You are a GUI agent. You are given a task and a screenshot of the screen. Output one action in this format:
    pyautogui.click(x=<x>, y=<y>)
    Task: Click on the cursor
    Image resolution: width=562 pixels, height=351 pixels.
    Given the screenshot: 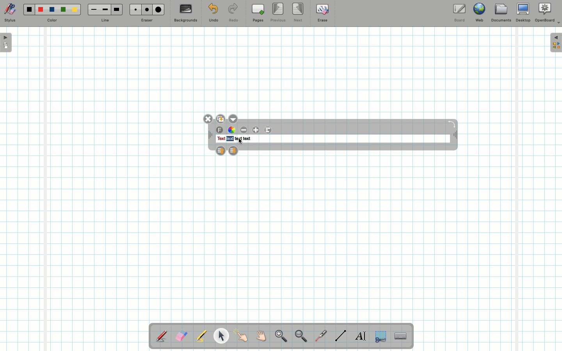 What is the action you would take?
    pyautogui.click(x=241, y=142)
    